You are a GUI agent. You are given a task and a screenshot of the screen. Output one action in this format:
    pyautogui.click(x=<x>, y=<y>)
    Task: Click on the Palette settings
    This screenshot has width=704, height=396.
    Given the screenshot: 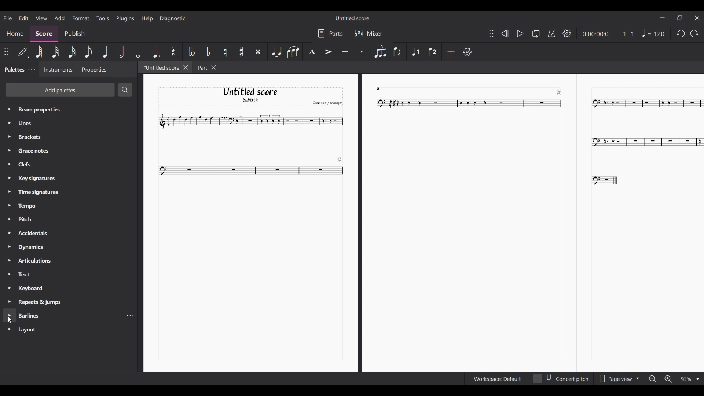 What is the action you would take?
    pyautogui.click(x=37, y=152)
    